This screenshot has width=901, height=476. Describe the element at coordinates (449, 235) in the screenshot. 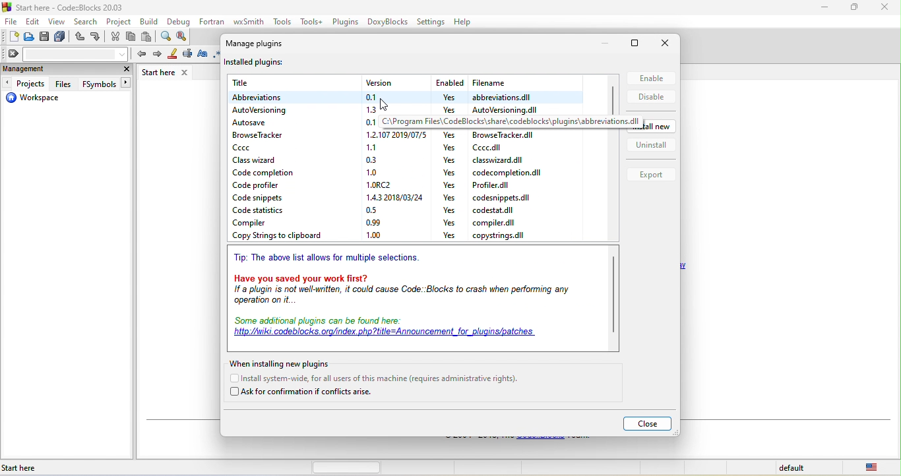

I see `yes` at that location.